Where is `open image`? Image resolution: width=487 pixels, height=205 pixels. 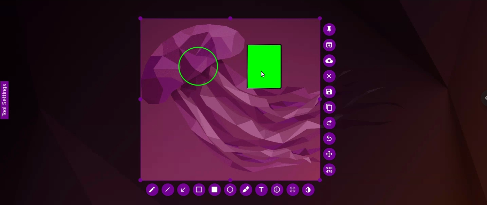
open image is located at coordinates (330, 45).